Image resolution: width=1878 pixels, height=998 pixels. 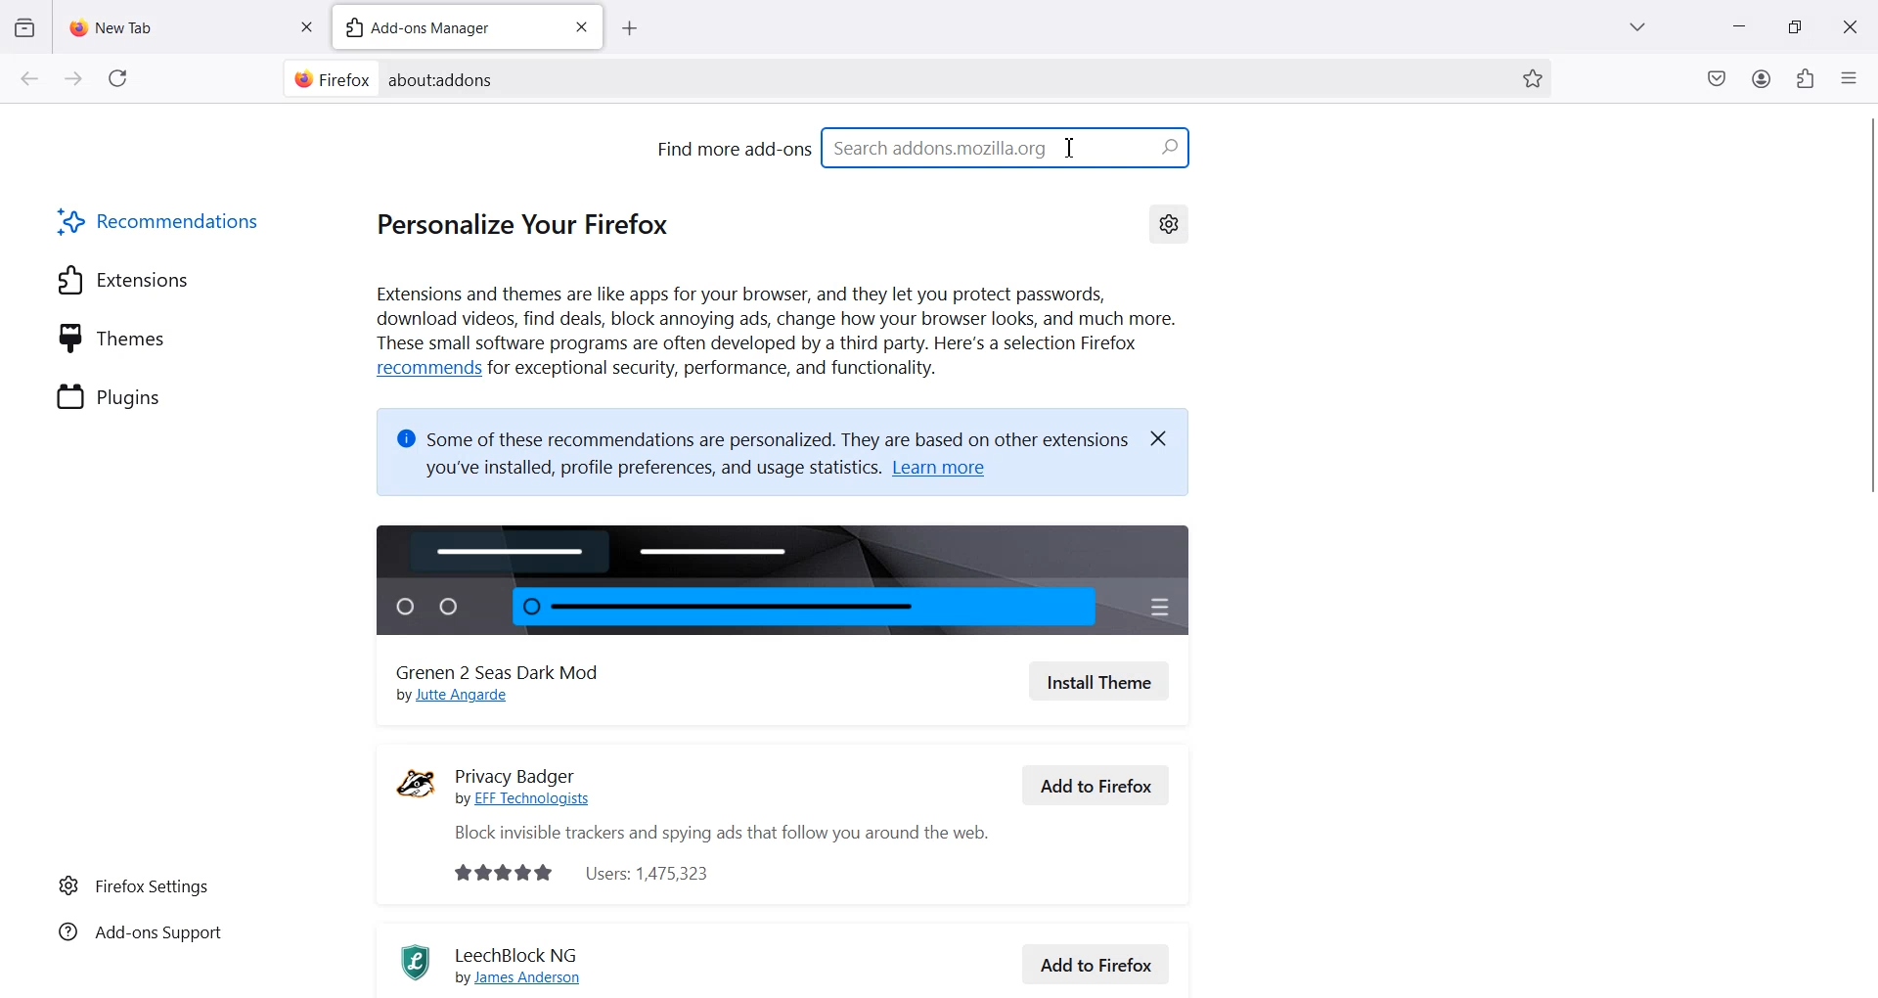 What do you see at coordinates (28, 77) in the screenshot?
I see `Go back to one page` at bounding box center [28, 77].